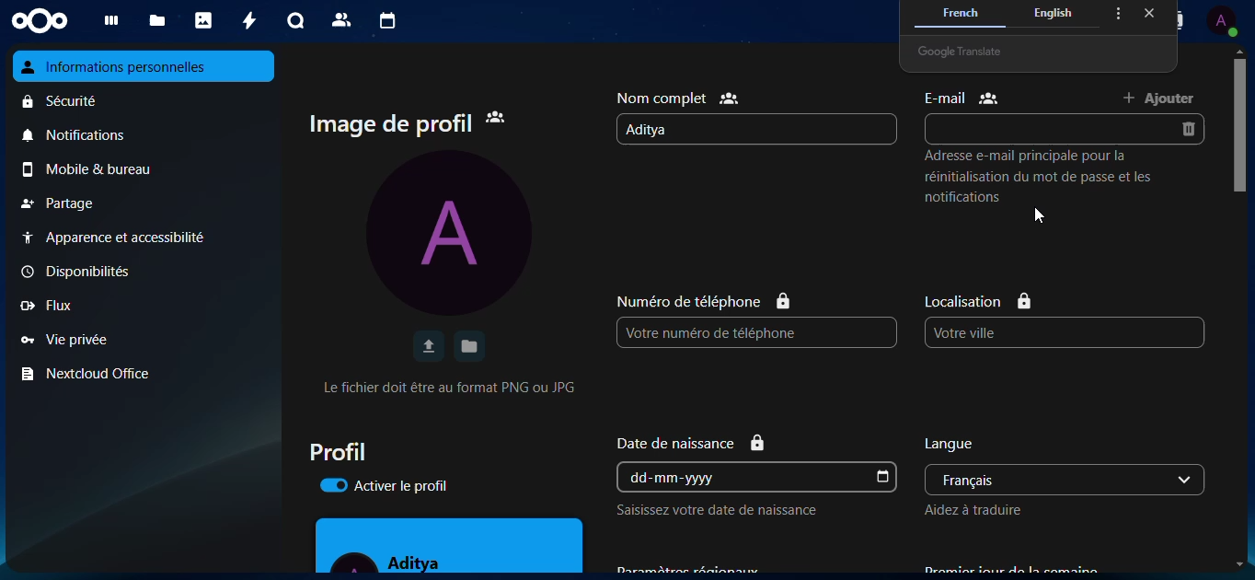 This screenshot has width=1255, height=580. I want to click on information personnelles, so click(147, 67).